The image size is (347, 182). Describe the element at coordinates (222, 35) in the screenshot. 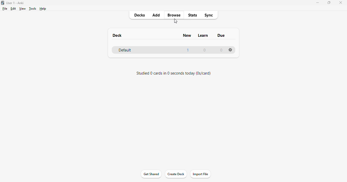

I see `due` at that location.